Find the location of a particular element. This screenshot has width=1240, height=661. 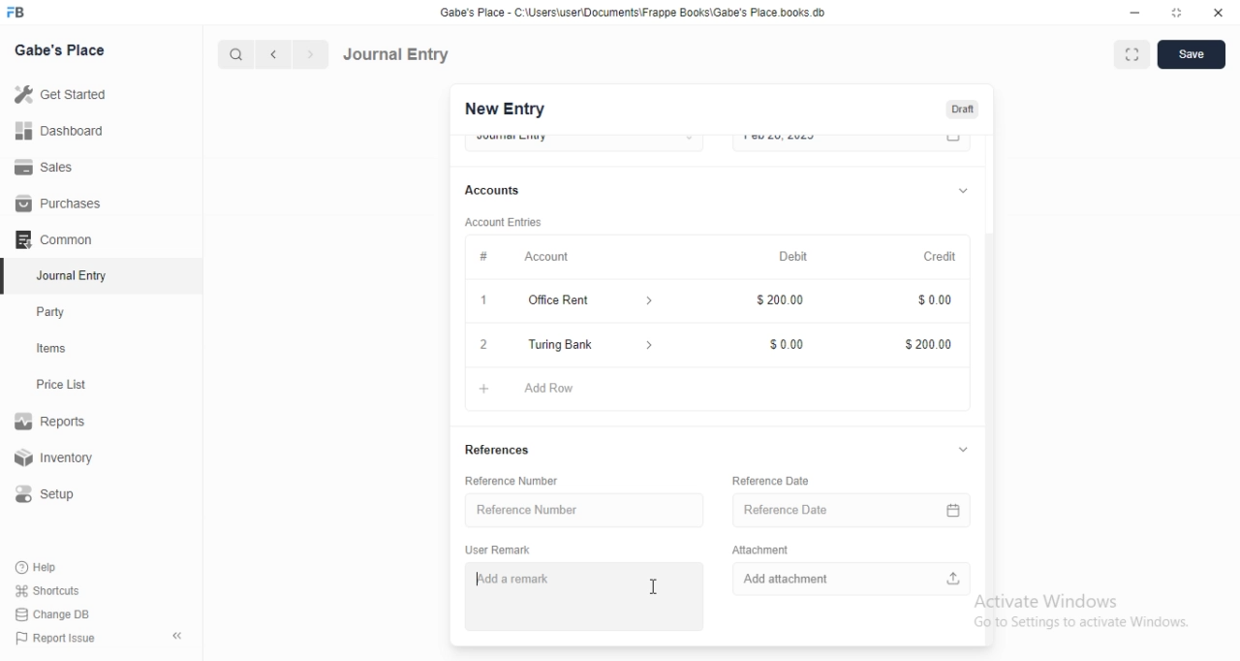

minimize is located at coordinates (1133, 12).